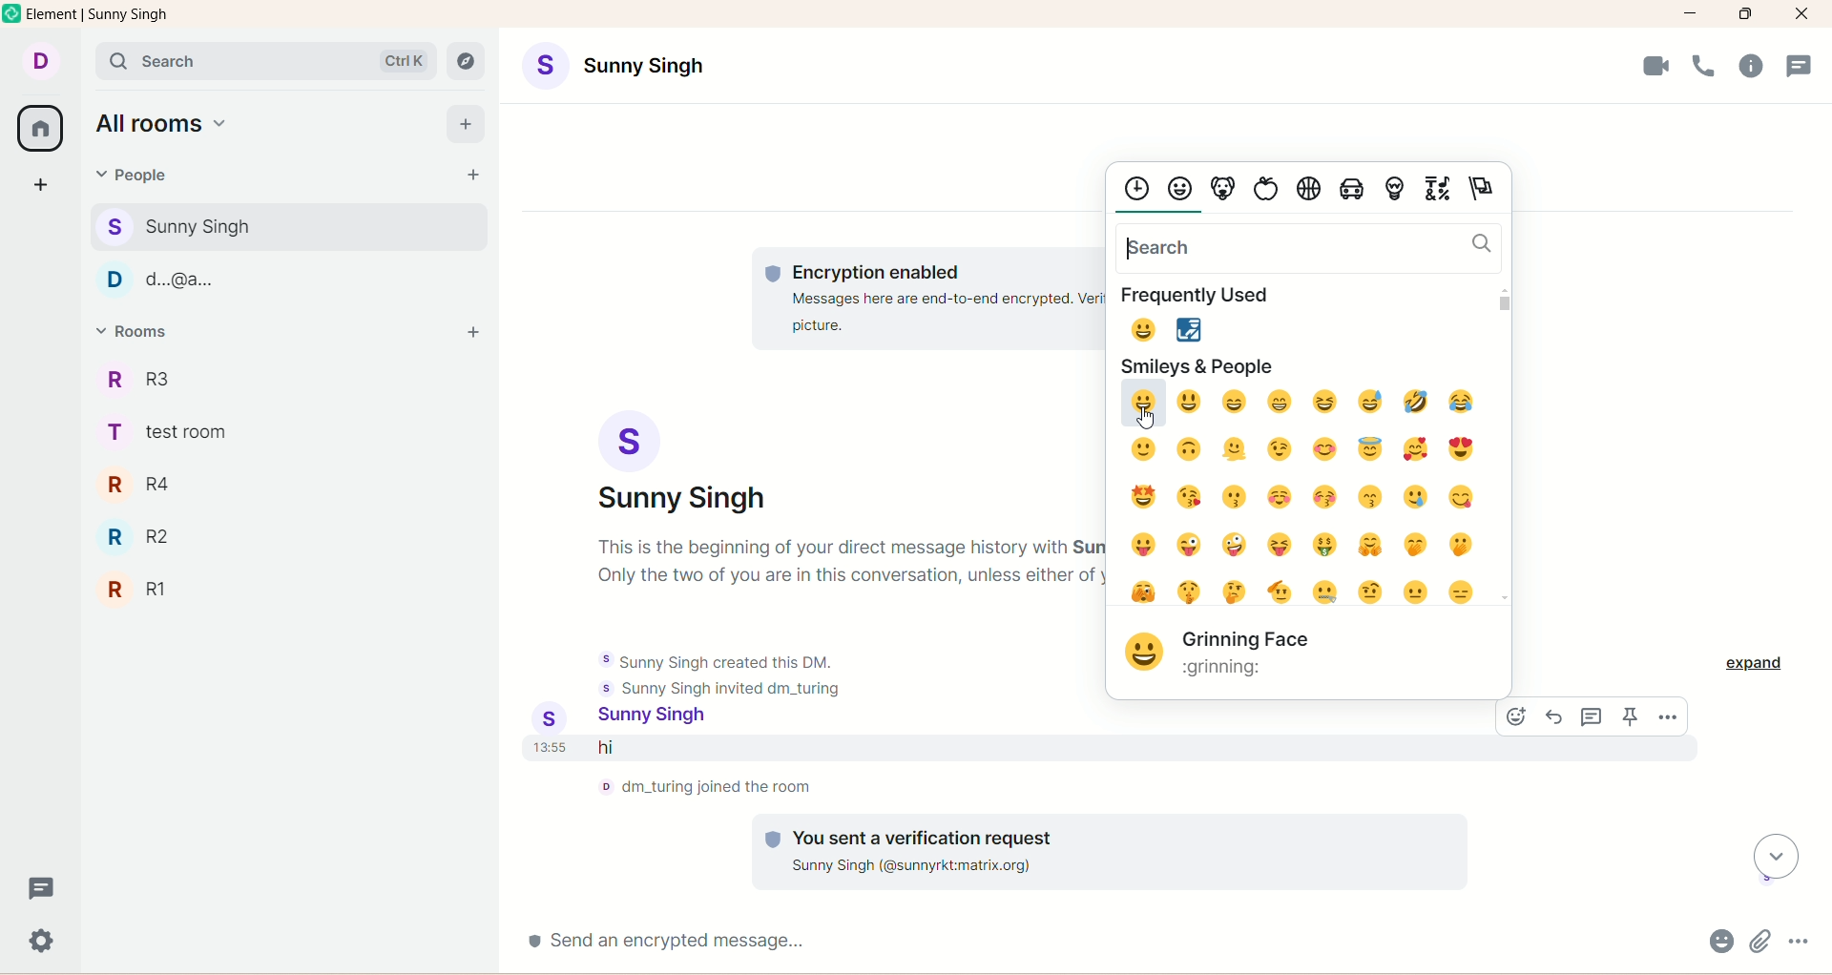  What do you see at coordinates (138, 331) in the screenshot?
I see `rooms` at bounding box center [138, 331].